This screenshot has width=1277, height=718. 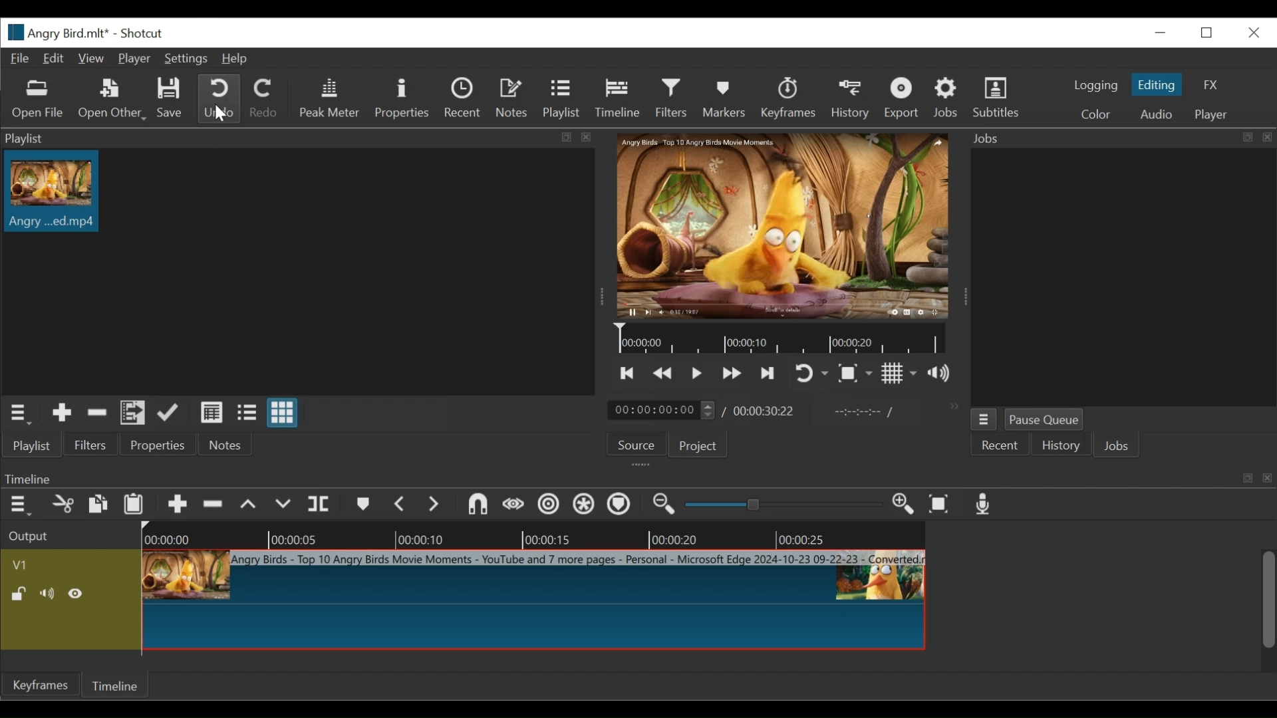 I want to click on Clip, so click(x=534, y=600).